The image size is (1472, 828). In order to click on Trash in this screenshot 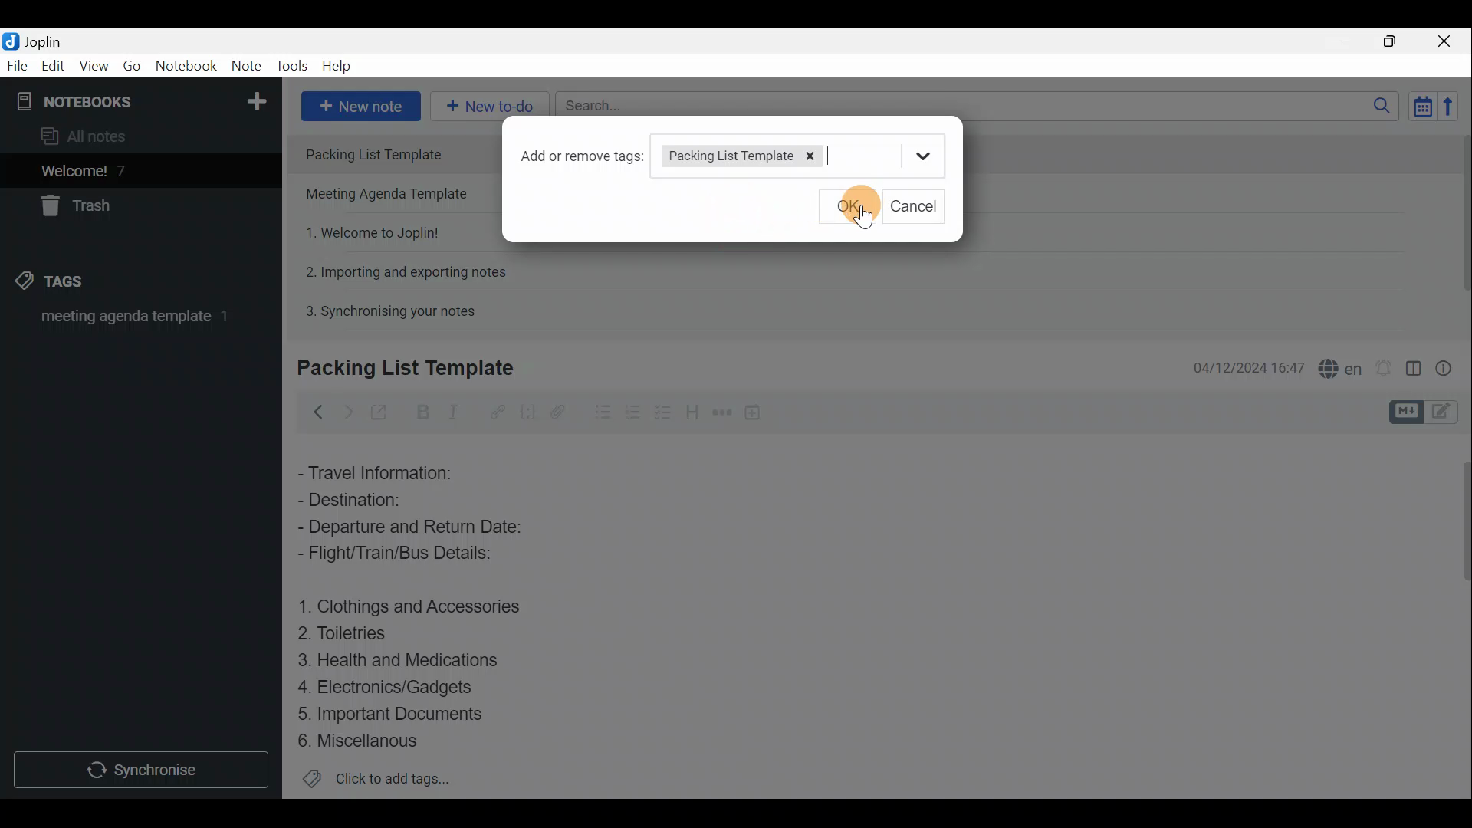, I will do `click(82, 209)`.